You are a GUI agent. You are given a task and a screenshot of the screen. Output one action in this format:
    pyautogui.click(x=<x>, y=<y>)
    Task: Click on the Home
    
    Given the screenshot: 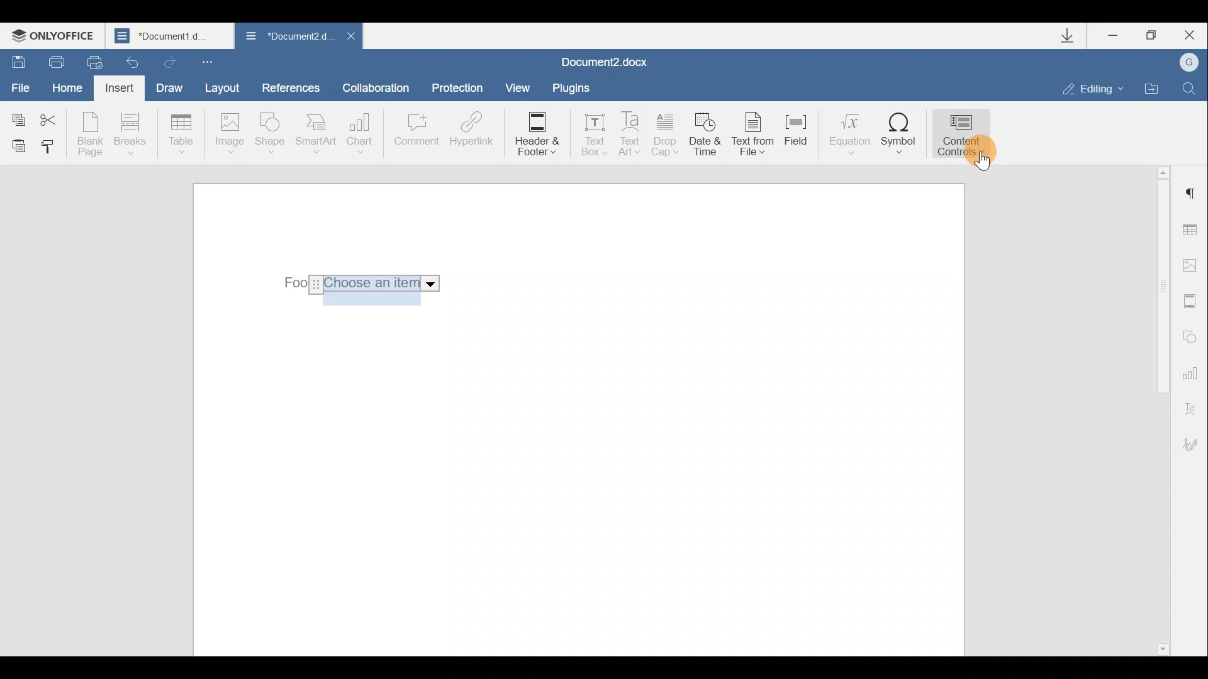 What is the action you would take?
    pyautogui.click(x=72, y=89)
    